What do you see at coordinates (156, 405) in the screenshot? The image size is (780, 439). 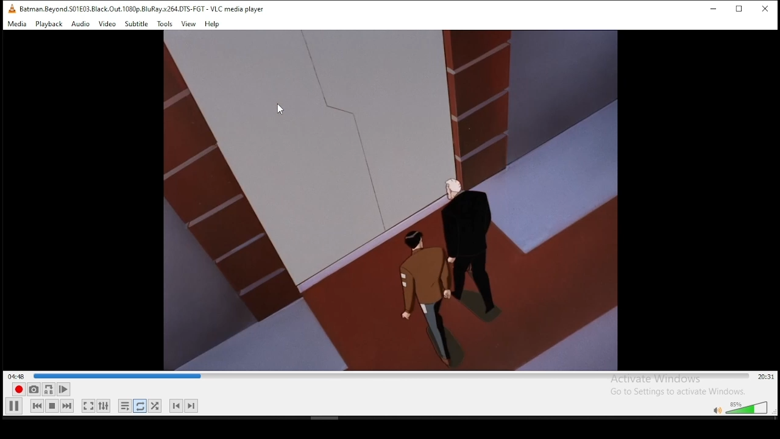 I see `shuffle` at bounding box center [156, 405].